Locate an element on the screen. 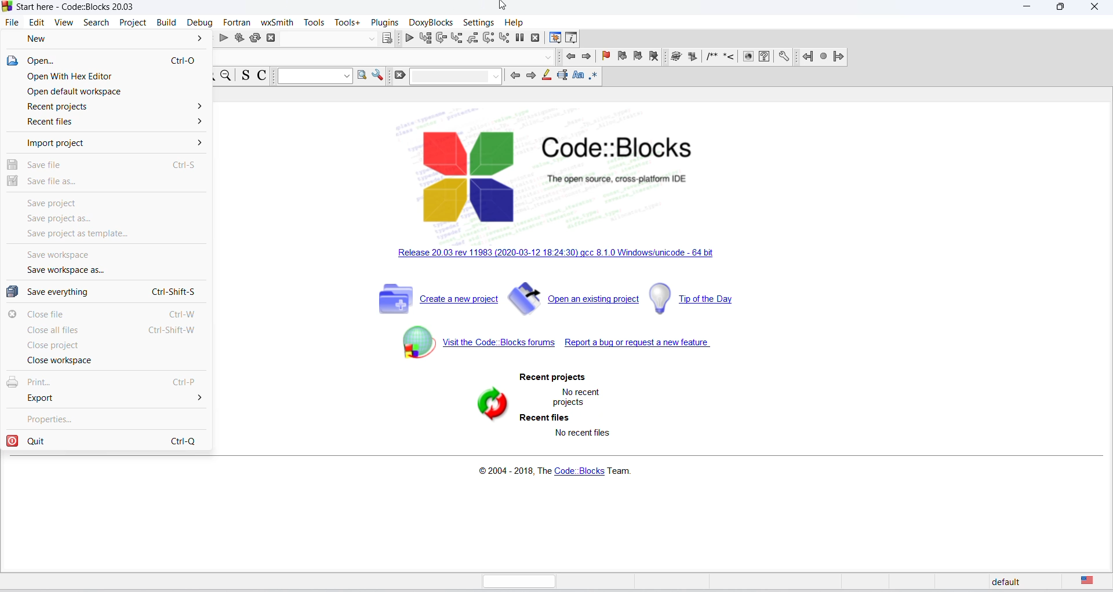 The width and height of the screenshot is (1113, 592). search is located at coordinates (98, 23).